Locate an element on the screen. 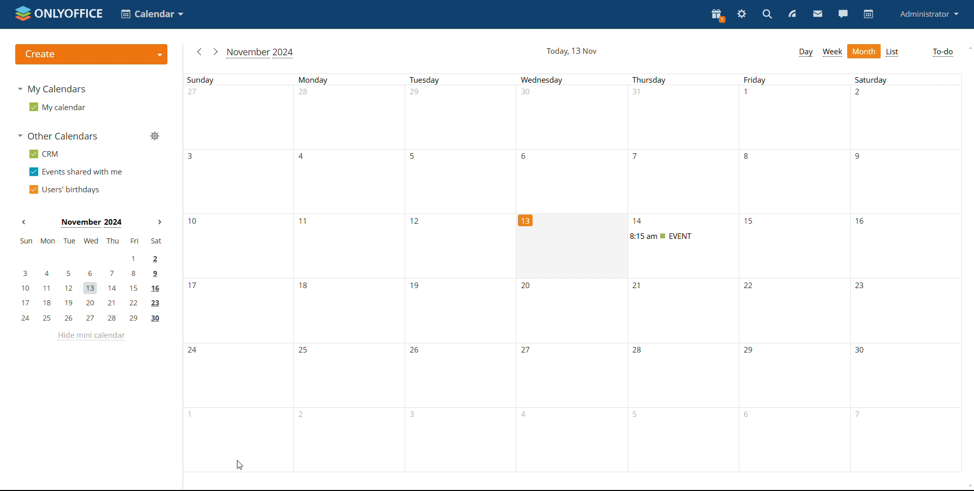  CRM is located at coordinates (44, 154).